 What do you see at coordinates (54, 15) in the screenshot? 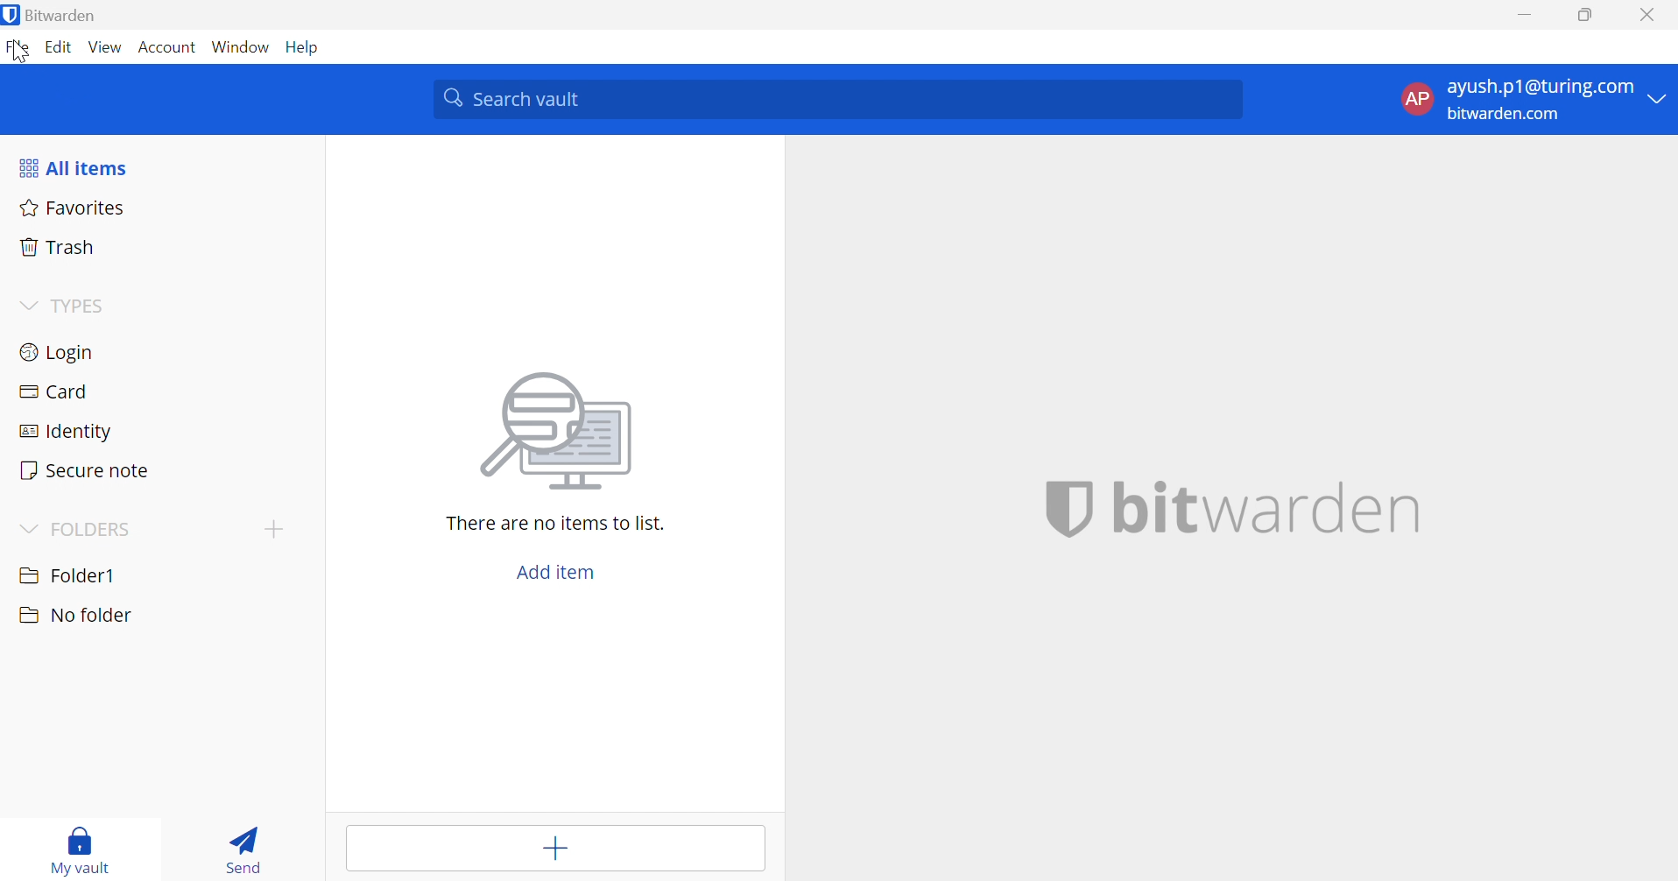
I see `Bitwarden` at bounding box center [54, 15].